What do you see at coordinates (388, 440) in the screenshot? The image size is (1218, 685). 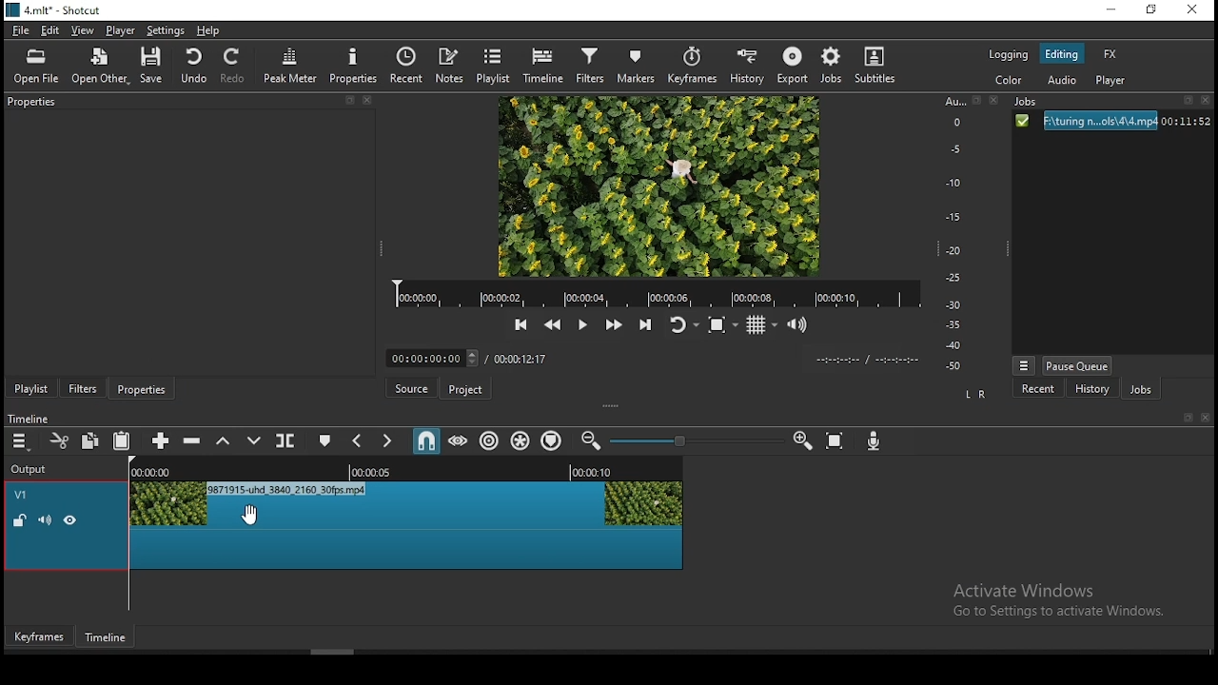 I see `next marker` at bounding box center [388, 440].